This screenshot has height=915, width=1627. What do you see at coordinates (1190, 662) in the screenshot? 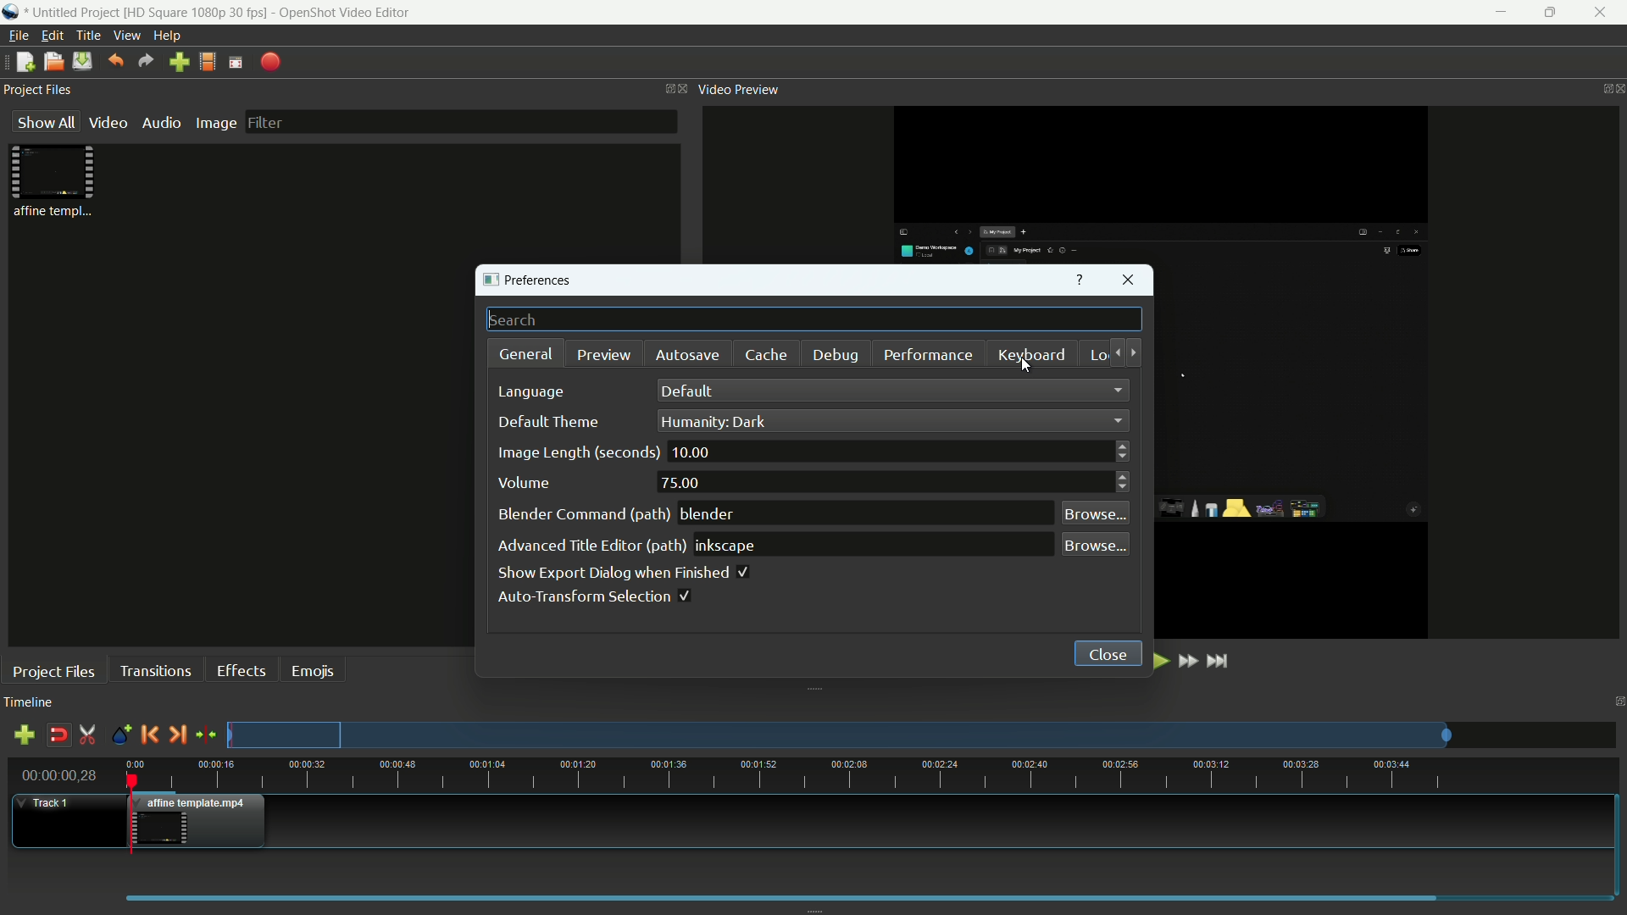
I see `fast forward` at bounding box center [1190, 662].